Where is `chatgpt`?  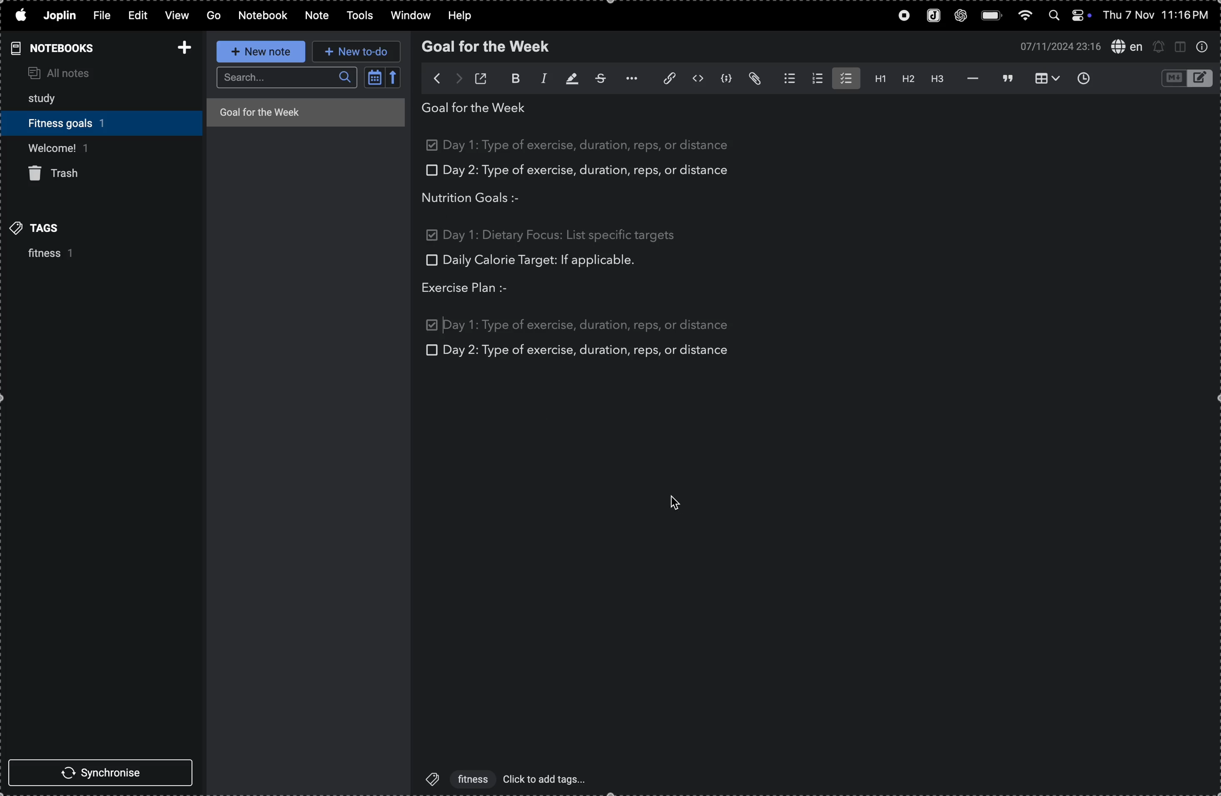
chatgpt is located at coordinates (959, 16).